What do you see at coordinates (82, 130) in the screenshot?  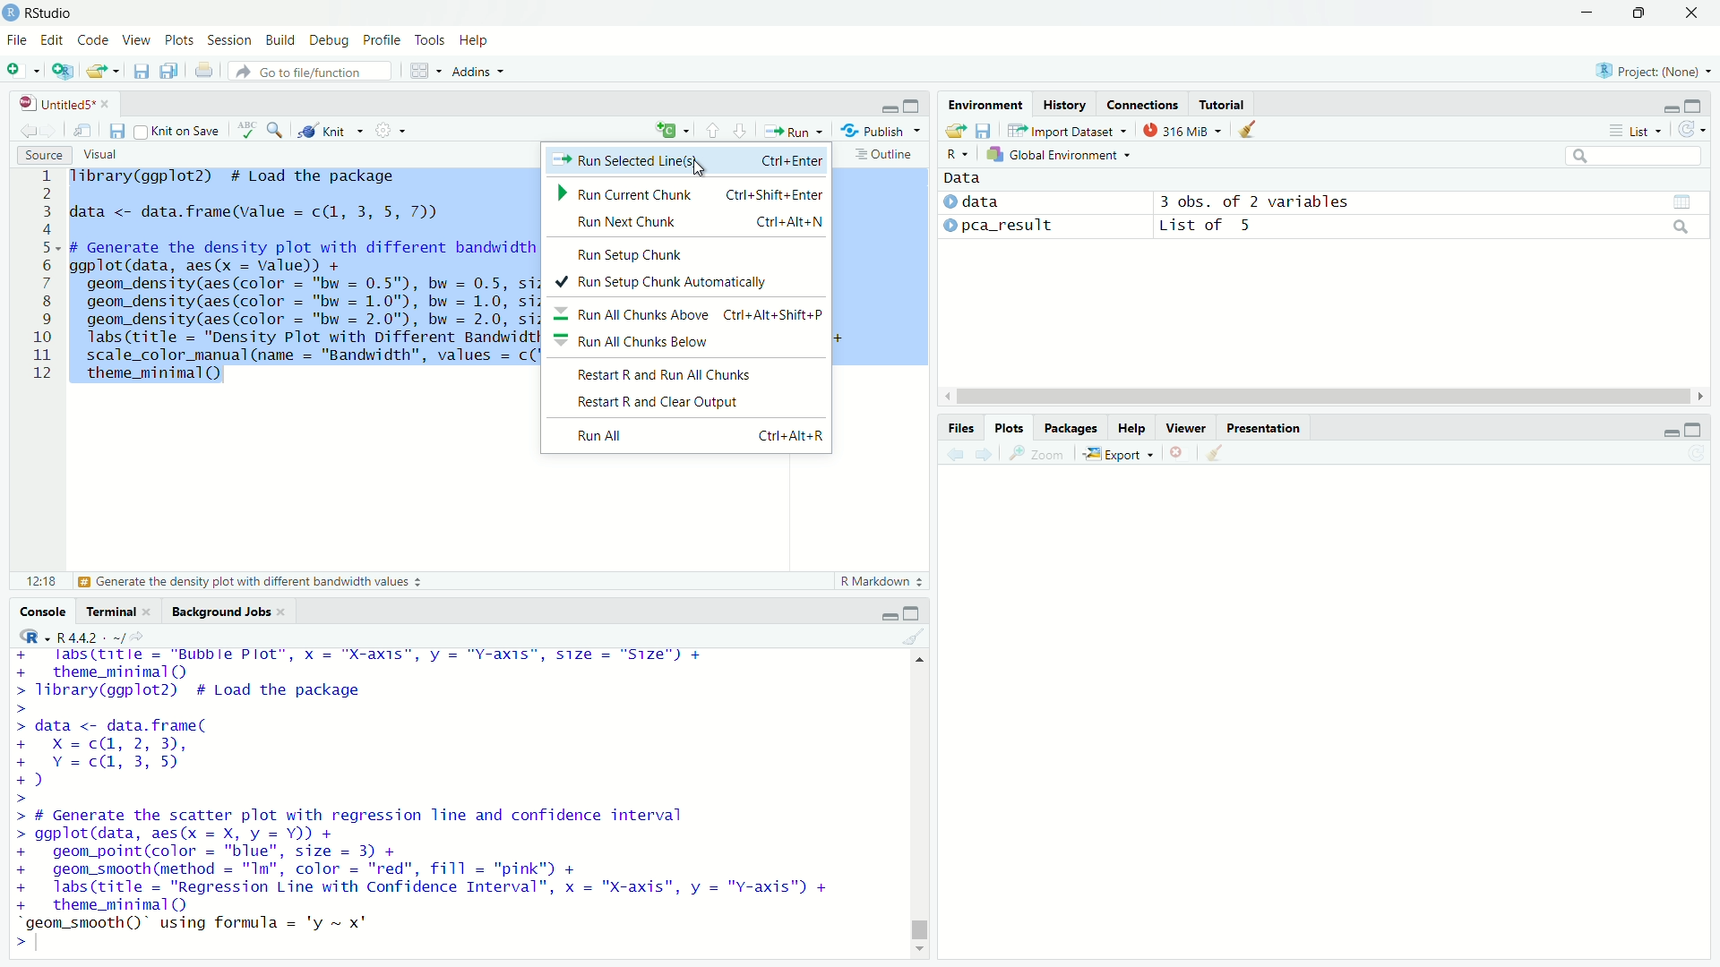 I see `Show in new window` at bounding box center [82, 130].